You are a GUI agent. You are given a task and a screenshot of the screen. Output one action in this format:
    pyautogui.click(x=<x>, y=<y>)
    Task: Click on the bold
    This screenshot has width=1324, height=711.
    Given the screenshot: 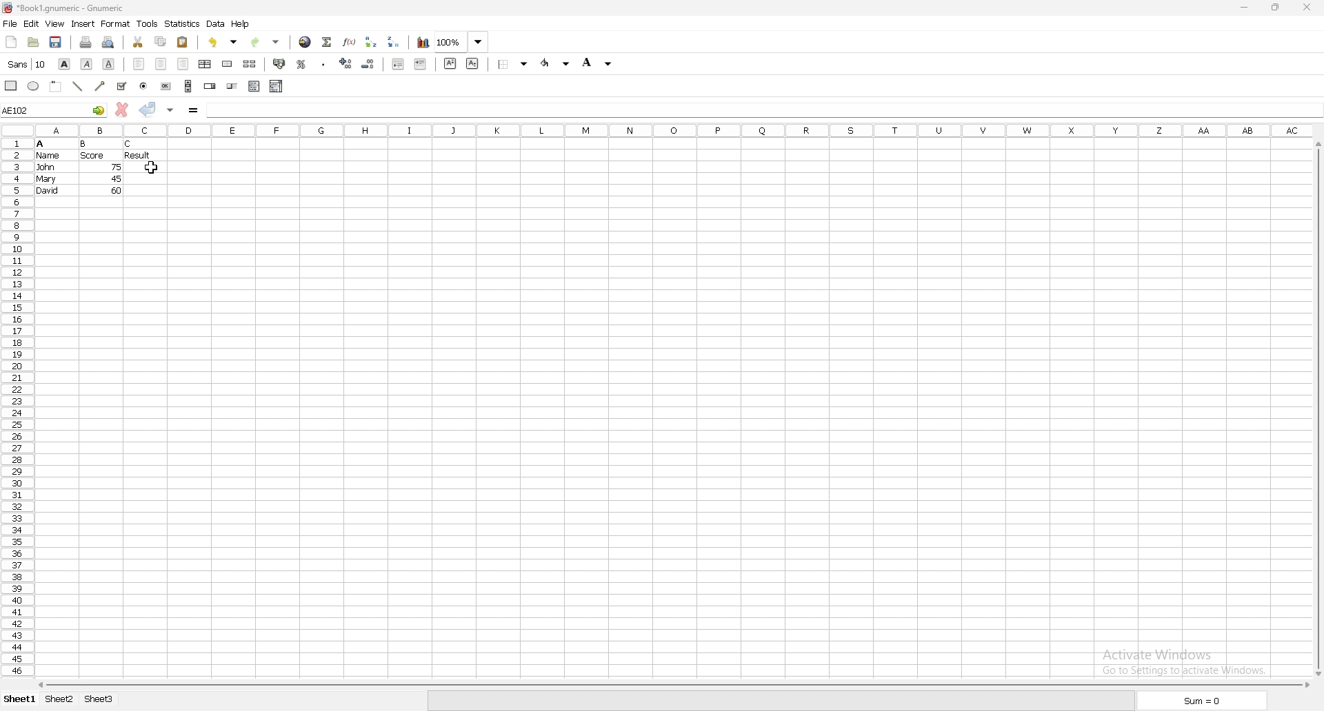 What is the action you would take?
    pyautogui.click(x=65, y=64)
    